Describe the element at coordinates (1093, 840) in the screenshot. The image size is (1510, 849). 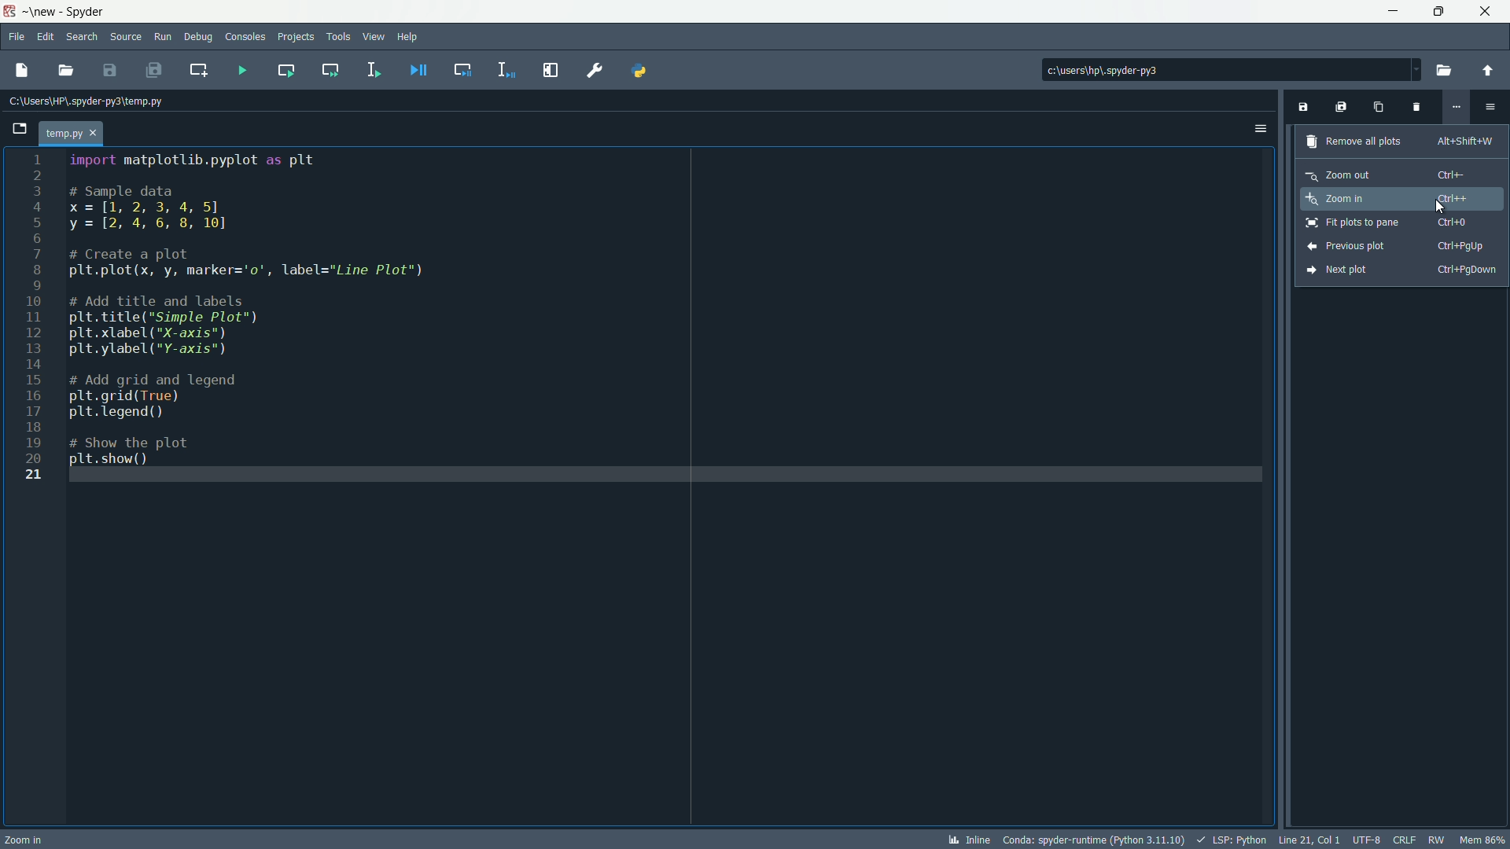
I see `python interpreter` at that location.